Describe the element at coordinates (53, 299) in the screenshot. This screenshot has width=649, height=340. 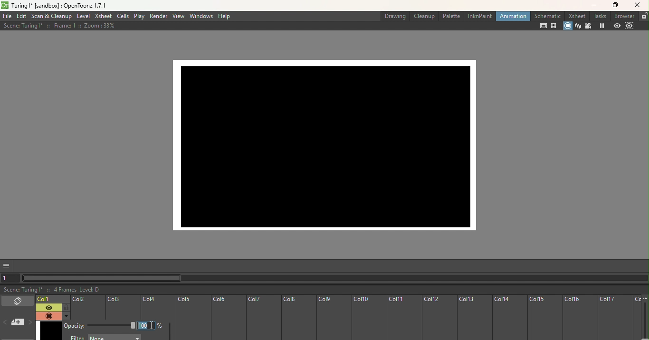
I see `Click to select the current frame` at that location.